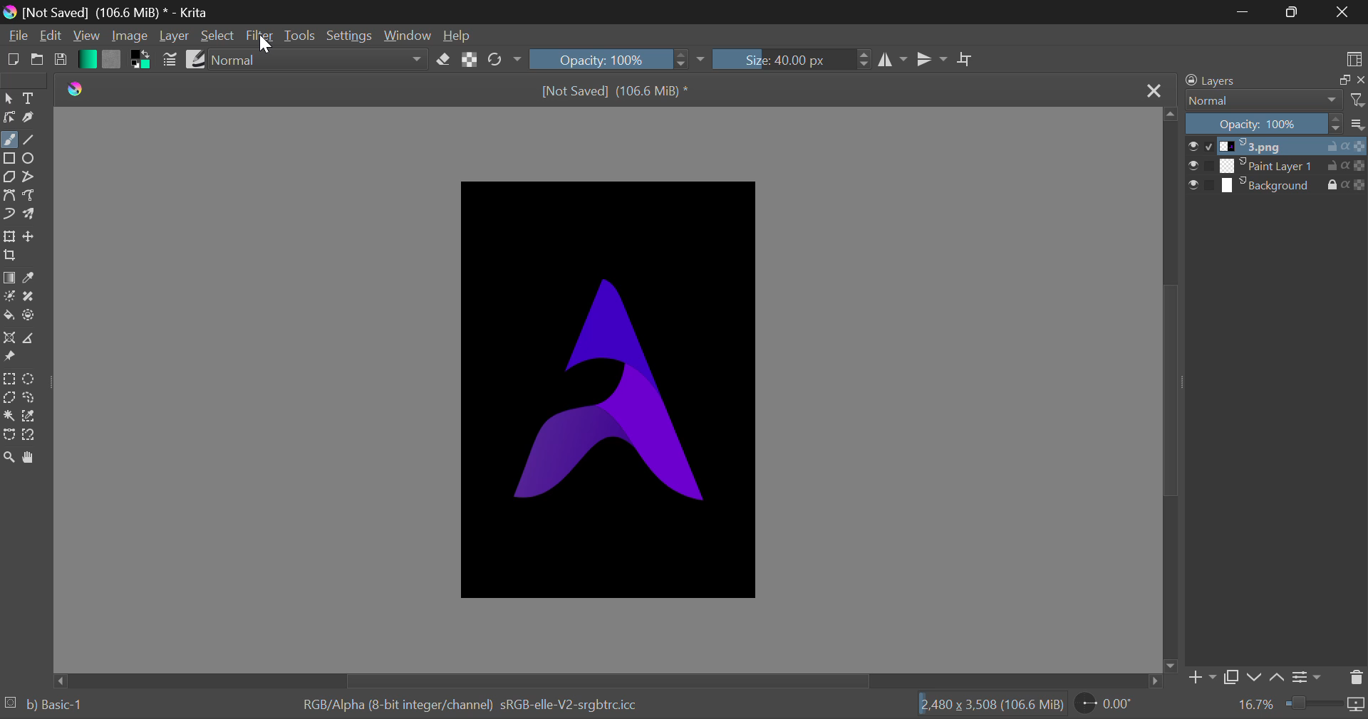 The height and width of the screenshot is (719, 1368). I want to click on Scroll Bar, so click(1171, 391).